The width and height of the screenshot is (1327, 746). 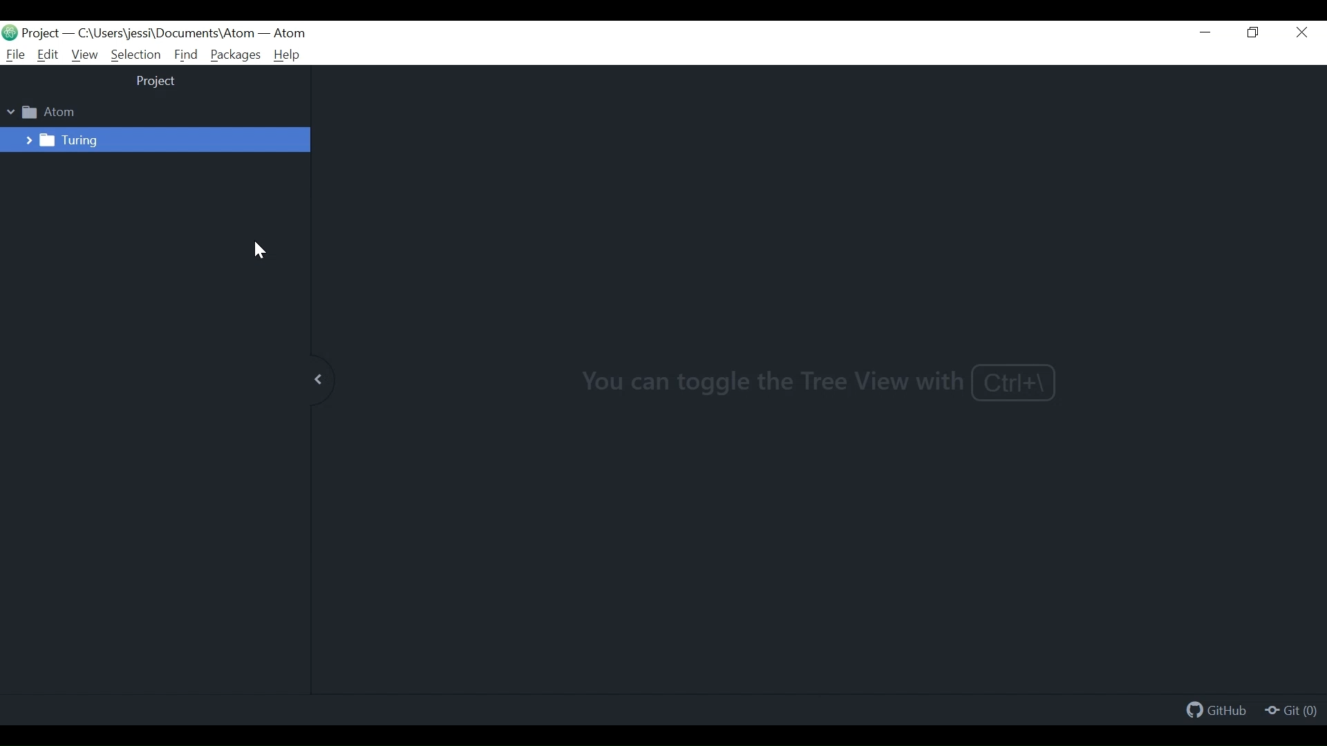 I want to click on Close, so click(x=1303, y=33).